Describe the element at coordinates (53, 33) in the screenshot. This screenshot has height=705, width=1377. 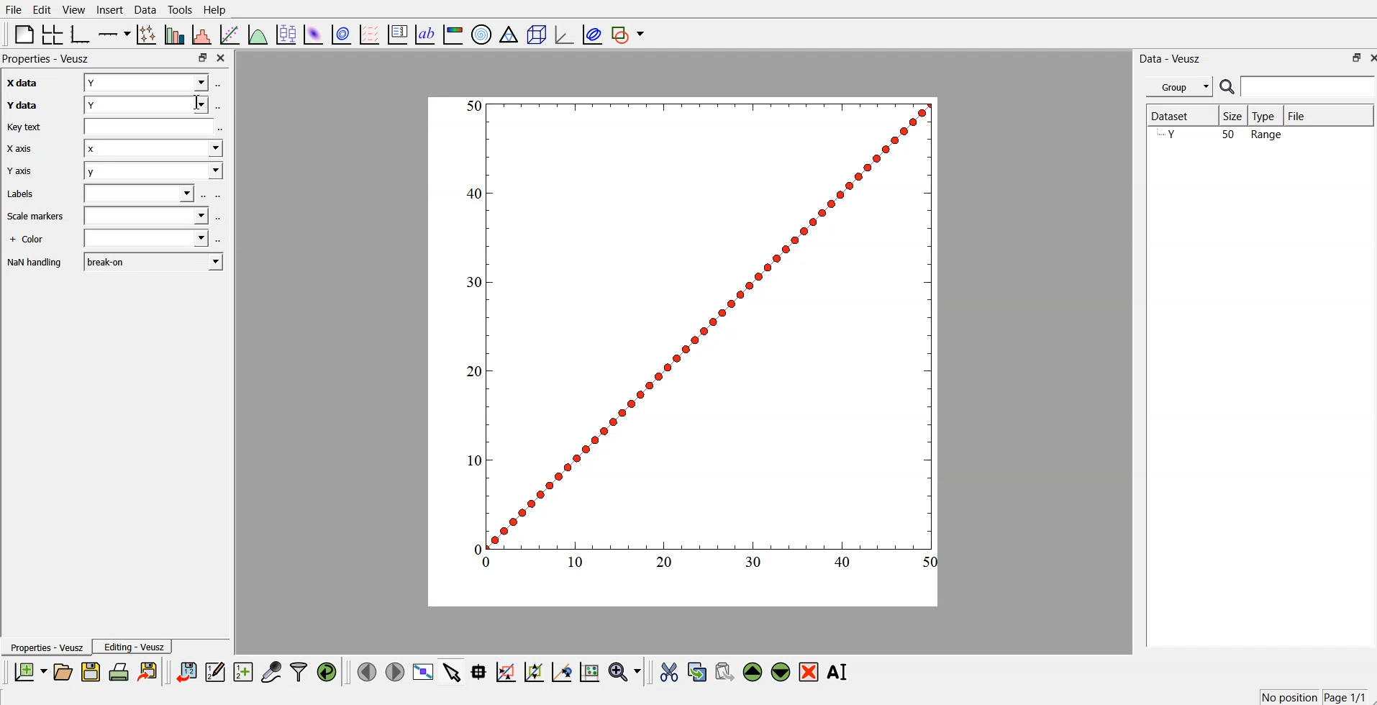
I see `arrange the graph` at that location.